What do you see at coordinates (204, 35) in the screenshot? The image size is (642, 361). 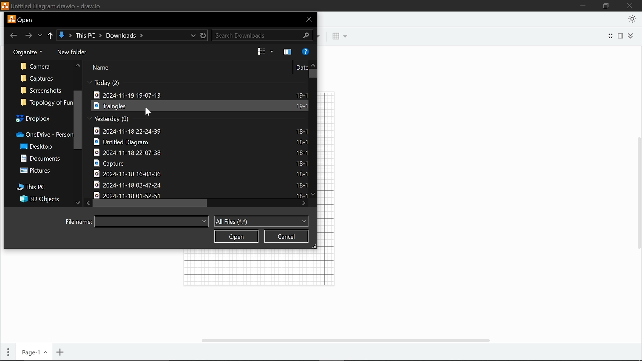 I see `Refresh` at bounding box center [204, 35].